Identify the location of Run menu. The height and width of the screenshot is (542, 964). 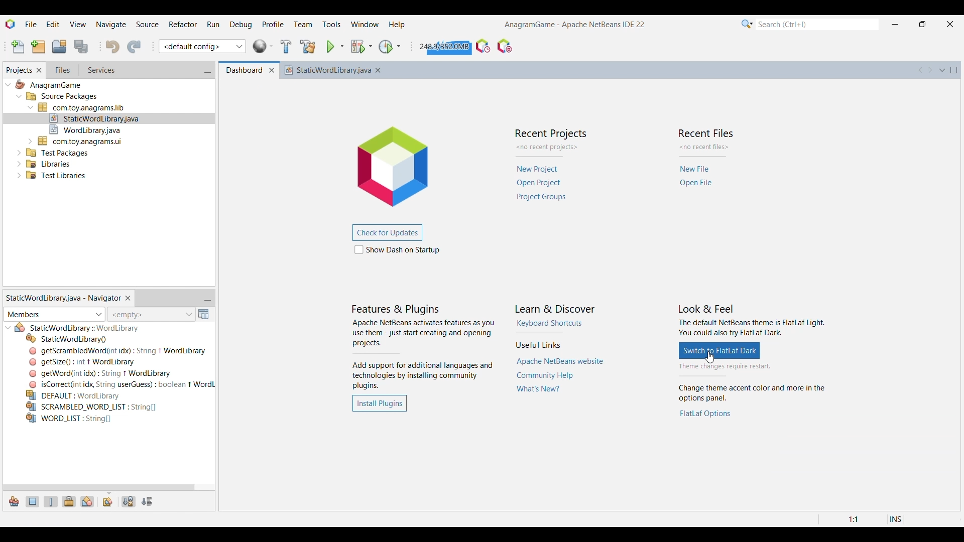
(213, 24).